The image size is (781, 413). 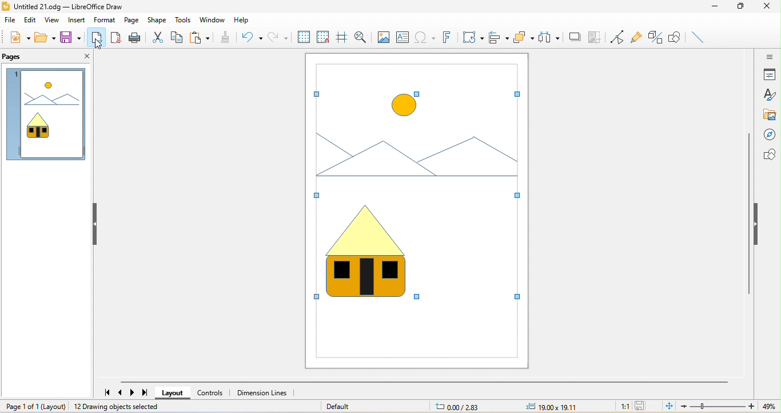 What do you see at coordinates (227, 38) in the screenshot?
I see `clone` at bounding box center [227, 38].